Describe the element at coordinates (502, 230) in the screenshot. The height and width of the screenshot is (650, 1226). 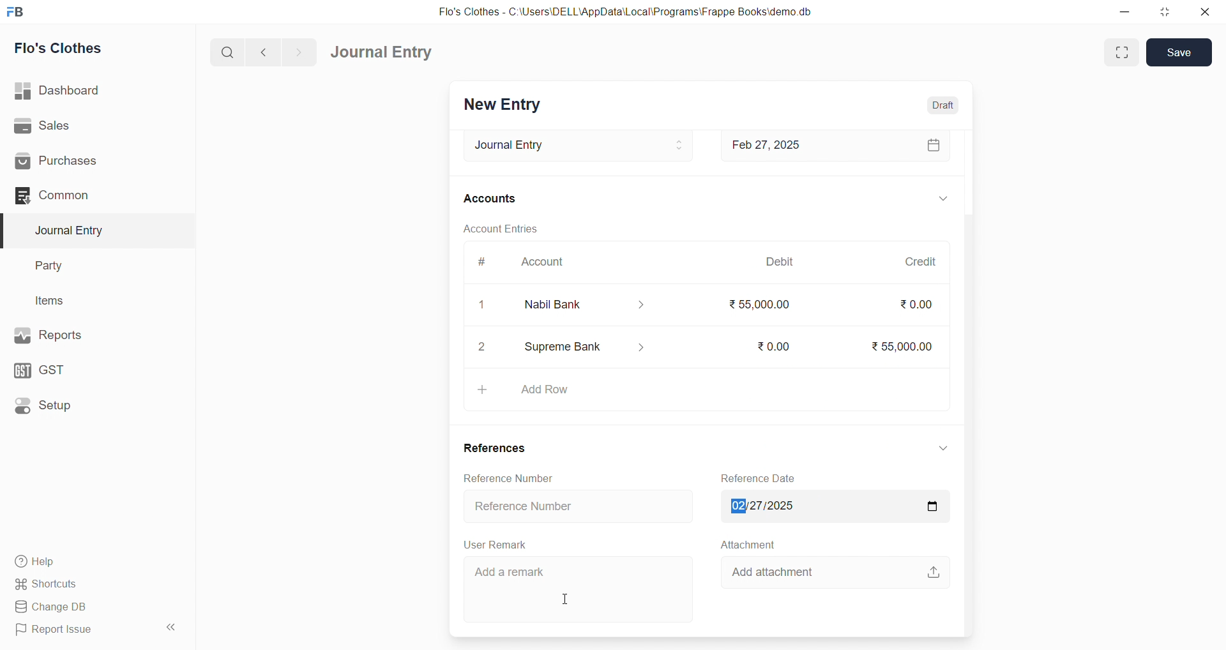
I see `Account Entries` at that location.